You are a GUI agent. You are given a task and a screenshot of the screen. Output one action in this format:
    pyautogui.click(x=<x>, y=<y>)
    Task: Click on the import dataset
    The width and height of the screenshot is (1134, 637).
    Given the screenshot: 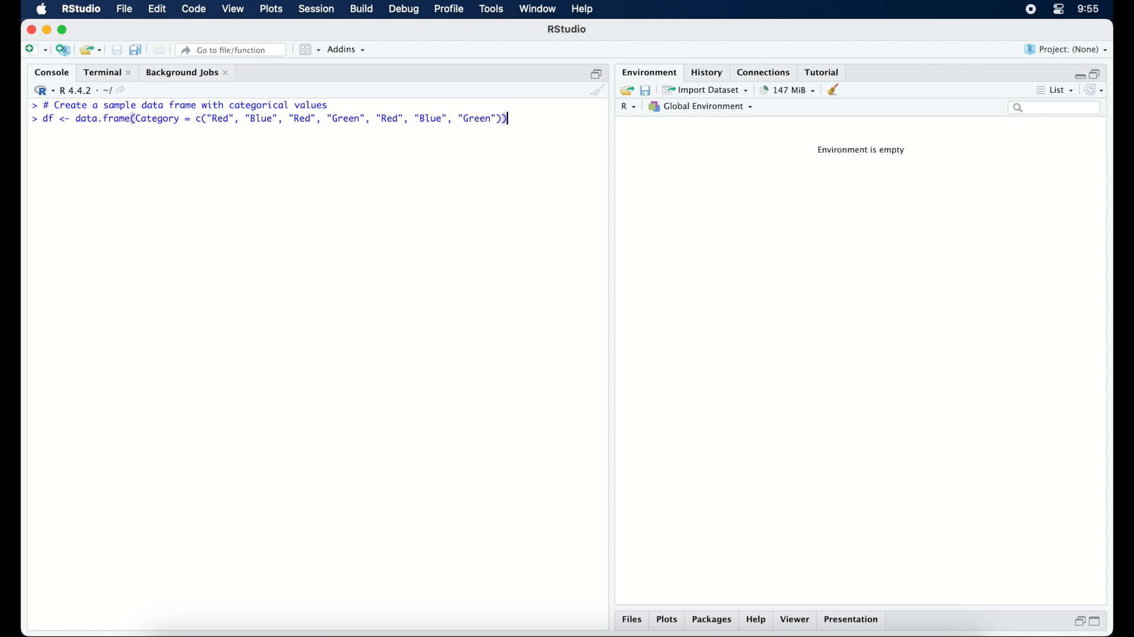 What is the action you would take?
    pyautogui.click(x=706, y=89)
    